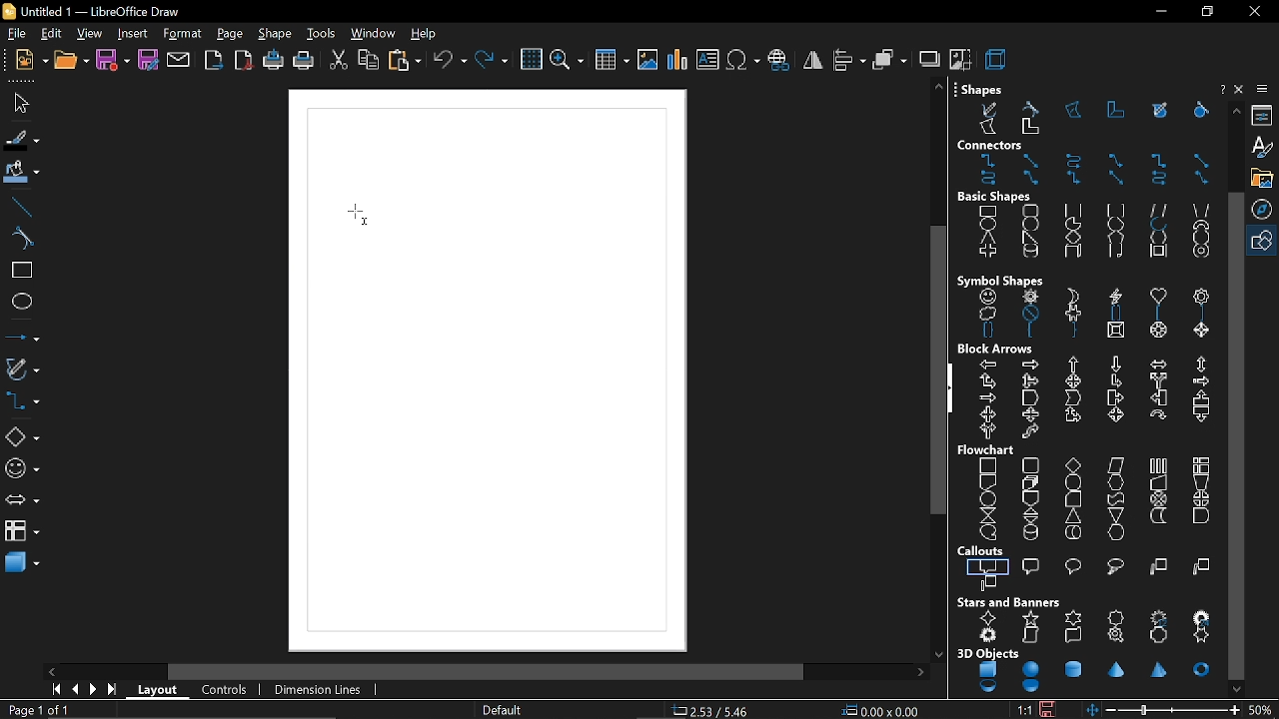 The width and height of the screenshot is (1279, 719). I want to click on straight connector, so click(1200, 161).